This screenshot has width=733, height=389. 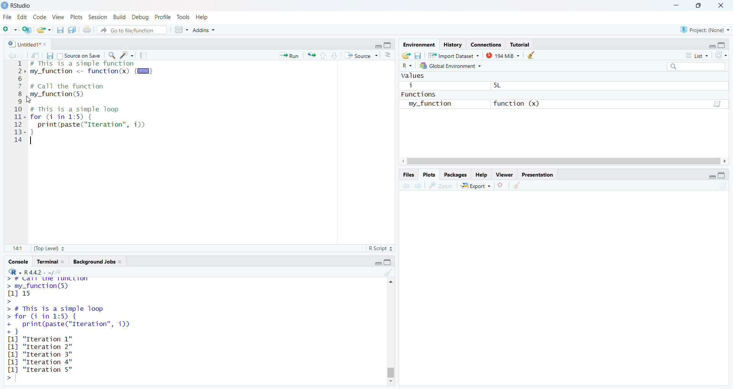 I want to click on edit, so click(x=23, y=17).